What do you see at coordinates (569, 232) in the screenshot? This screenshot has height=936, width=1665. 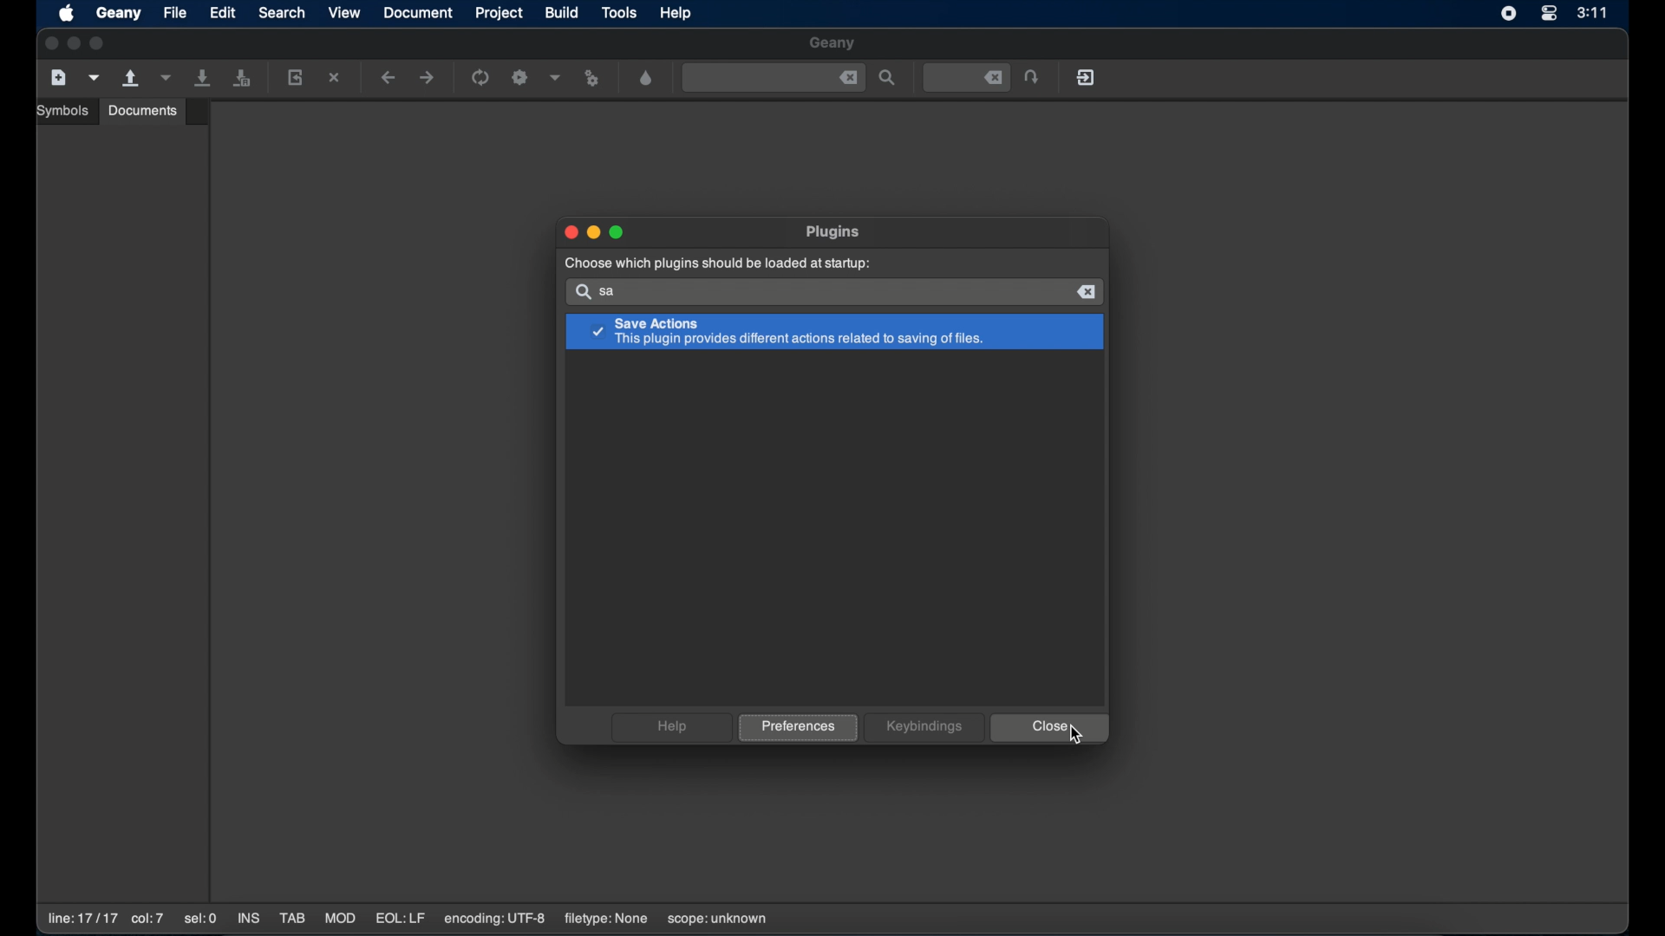 I see `close` at bounding box center [569, 232].